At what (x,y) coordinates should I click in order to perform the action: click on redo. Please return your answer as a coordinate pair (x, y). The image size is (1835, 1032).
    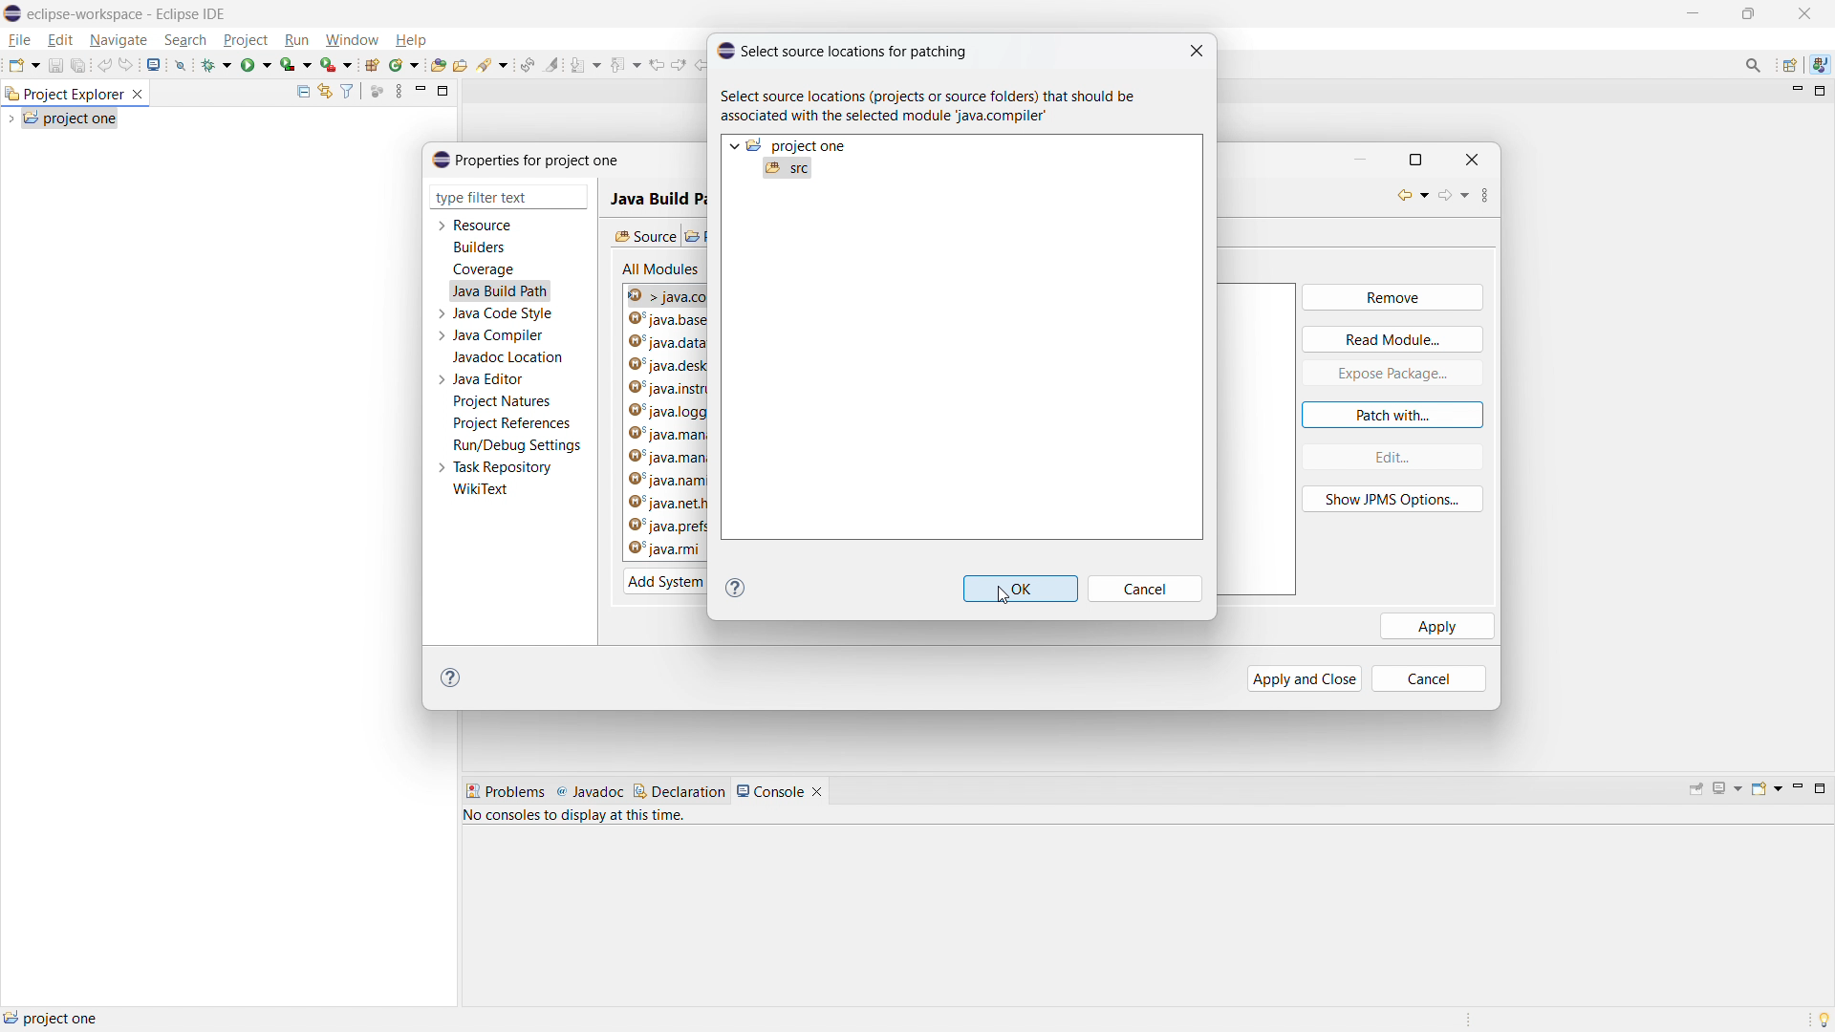
    Looking at the image, I should click on (127, 64).